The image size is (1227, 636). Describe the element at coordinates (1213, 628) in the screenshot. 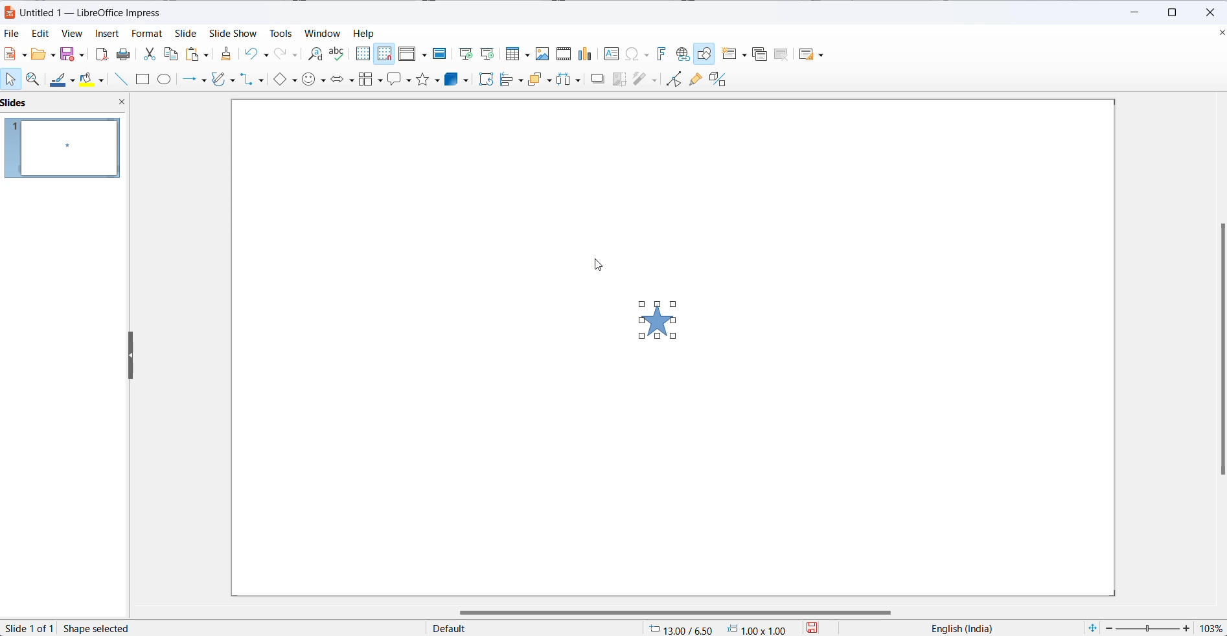

I see `zoom percentage` at that location.